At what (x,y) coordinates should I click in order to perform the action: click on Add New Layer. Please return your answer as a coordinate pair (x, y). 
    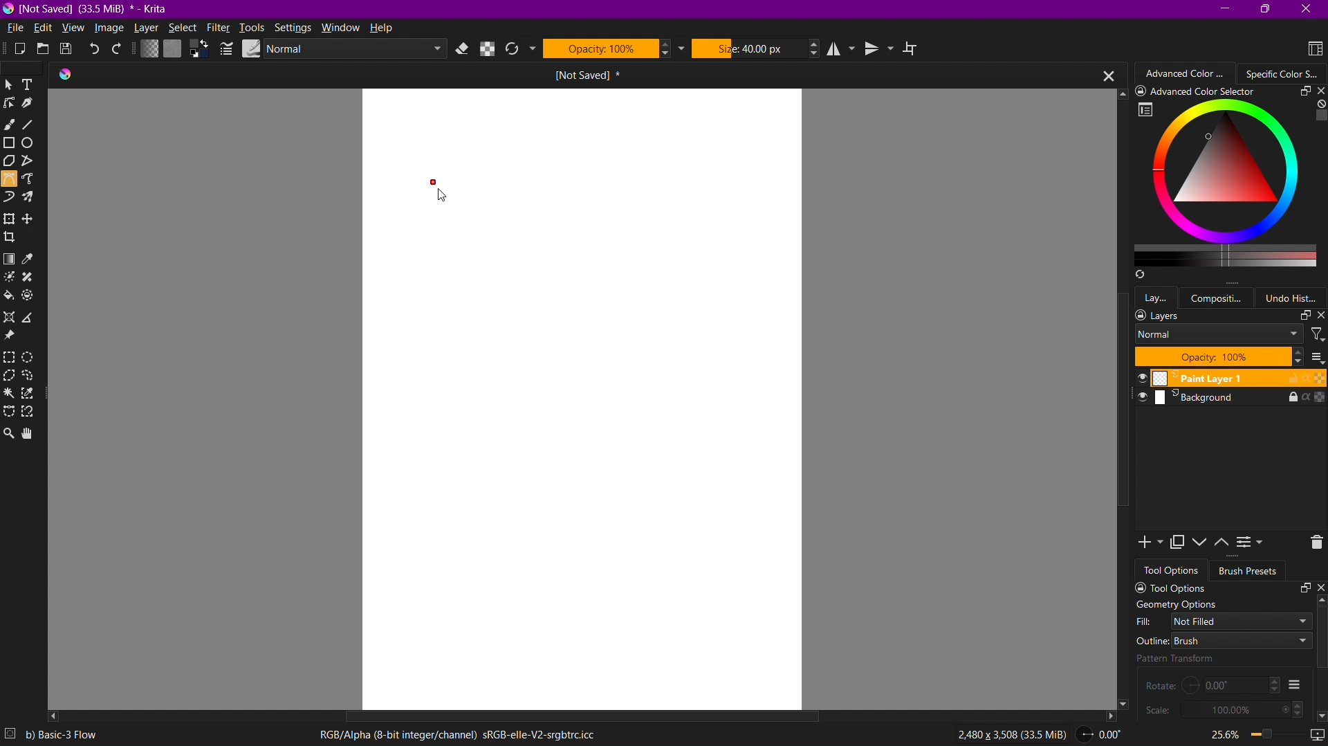
    Looking at the image, I should click on (1146, 543).